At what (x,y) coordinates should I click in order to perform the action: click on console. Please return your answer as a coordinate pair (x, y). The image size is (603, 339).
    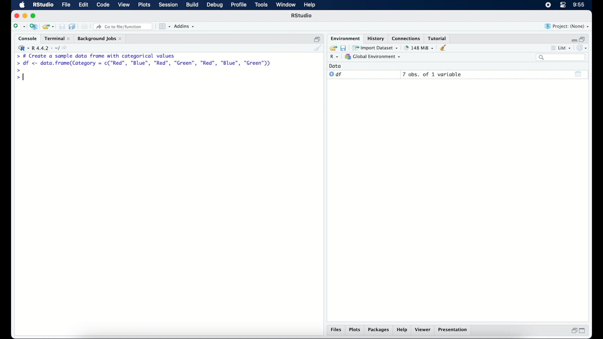
    Looking at the image, I should click on (26, 38).